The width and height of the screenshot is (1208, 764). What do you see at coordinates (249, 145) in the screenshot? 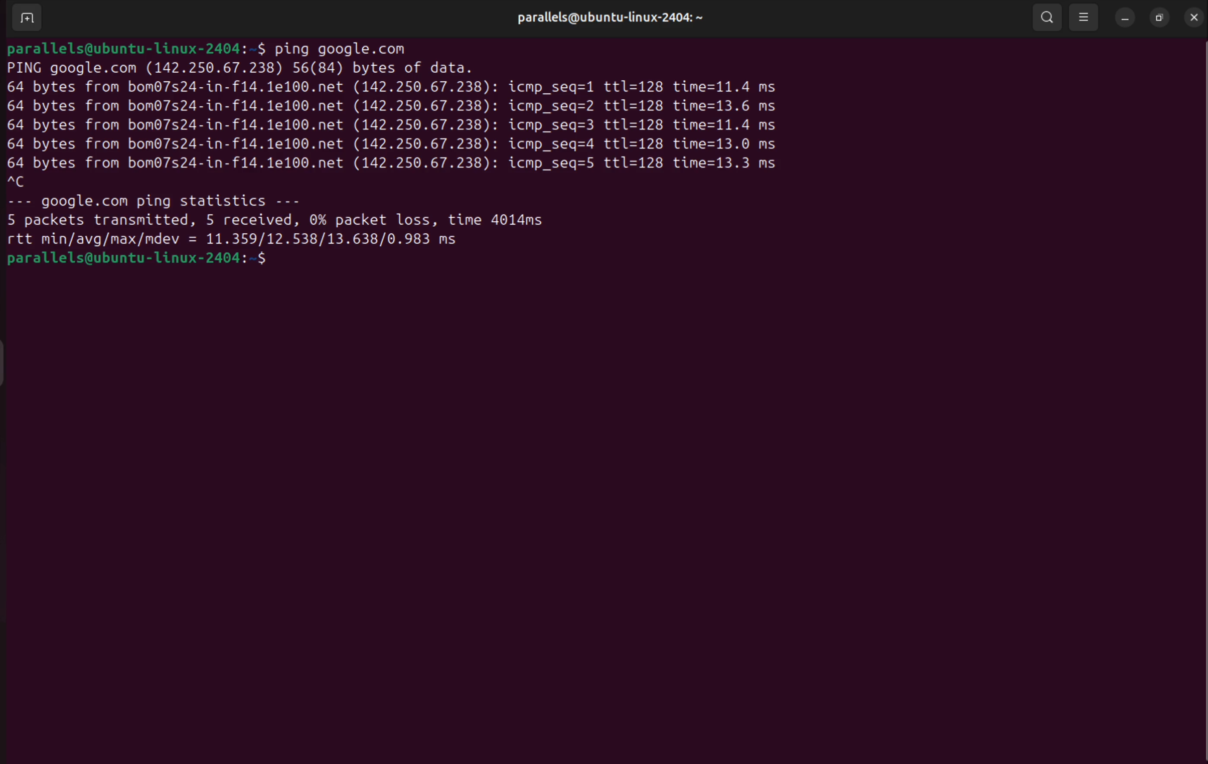
I see `64 bytes from bom poert .net` at bounding box center [249, 145].